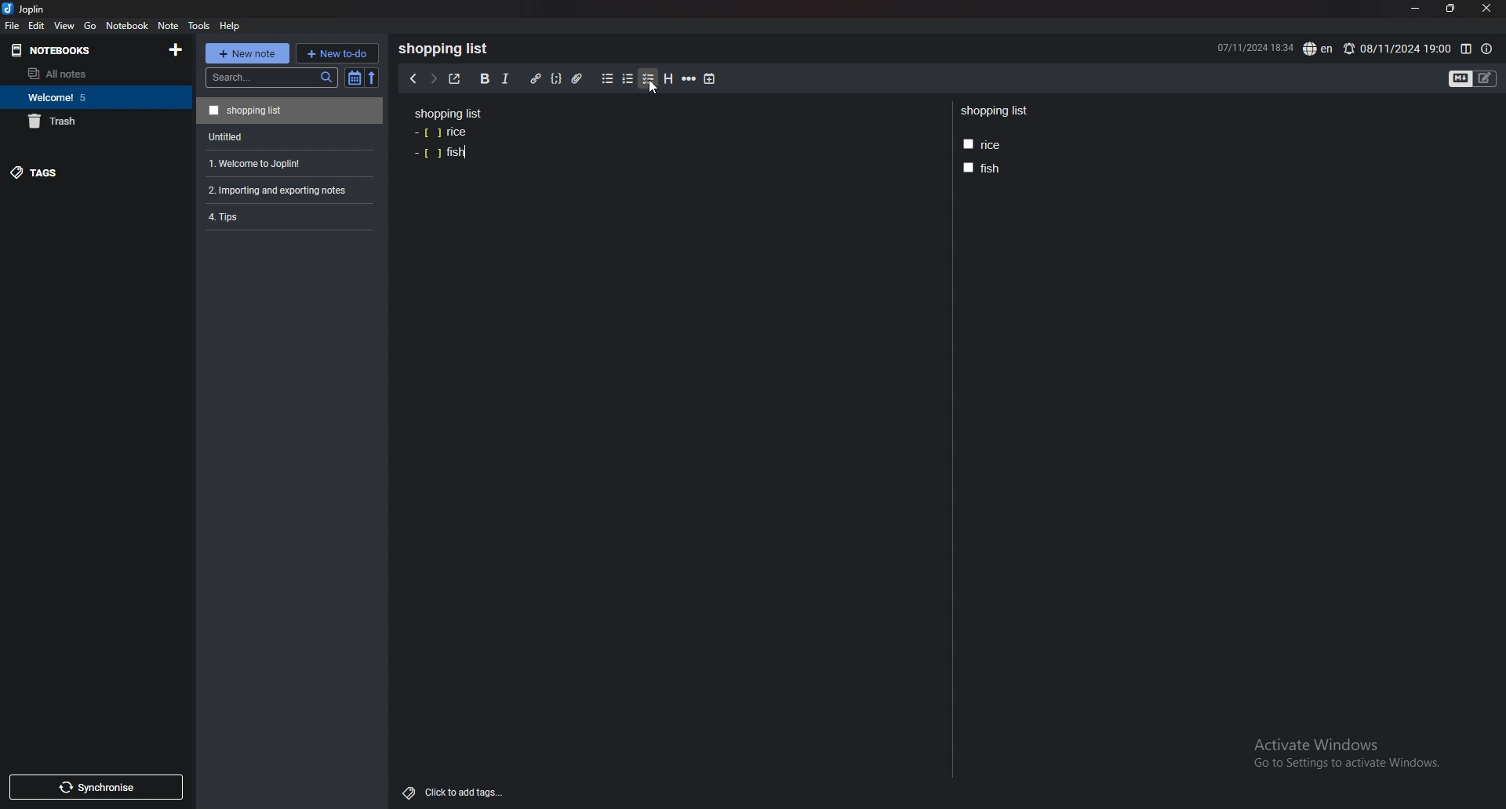 This screenshot has width=1506, height=809. I want to click on Shopping list, so click(448, 49).